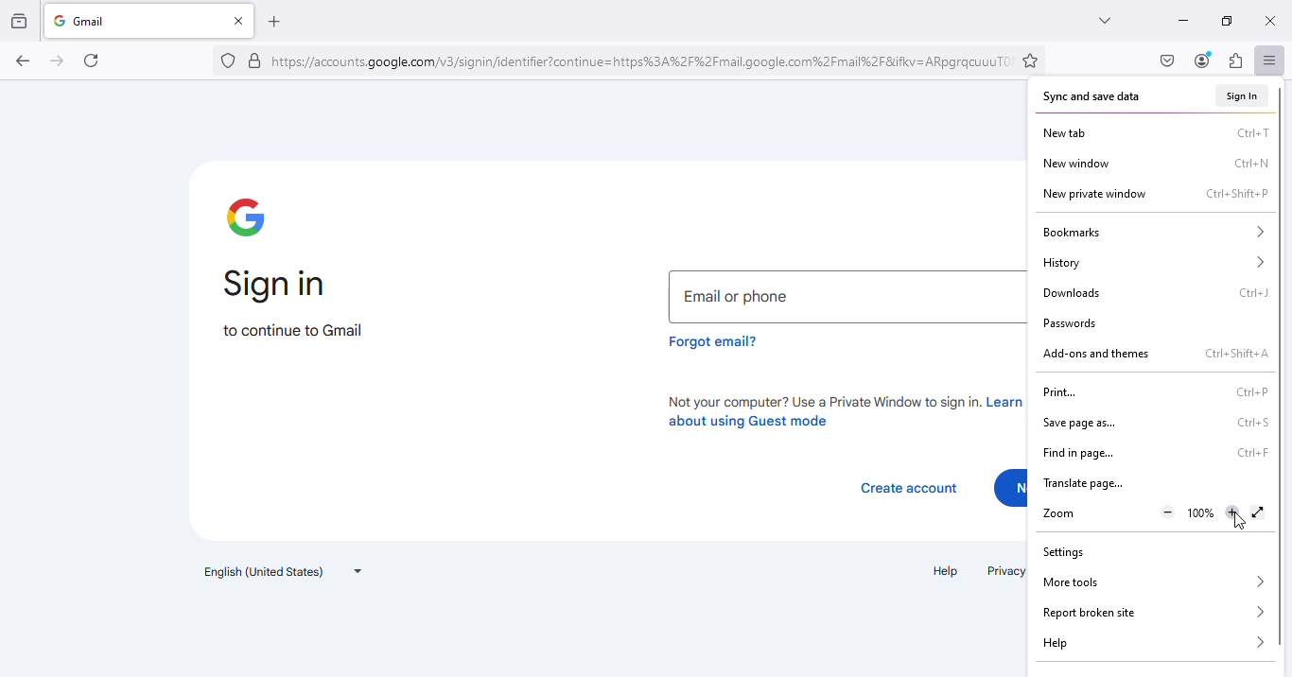  Describe the element at coordinates (1009, 489) in the screenshot. I see `next` at that location.